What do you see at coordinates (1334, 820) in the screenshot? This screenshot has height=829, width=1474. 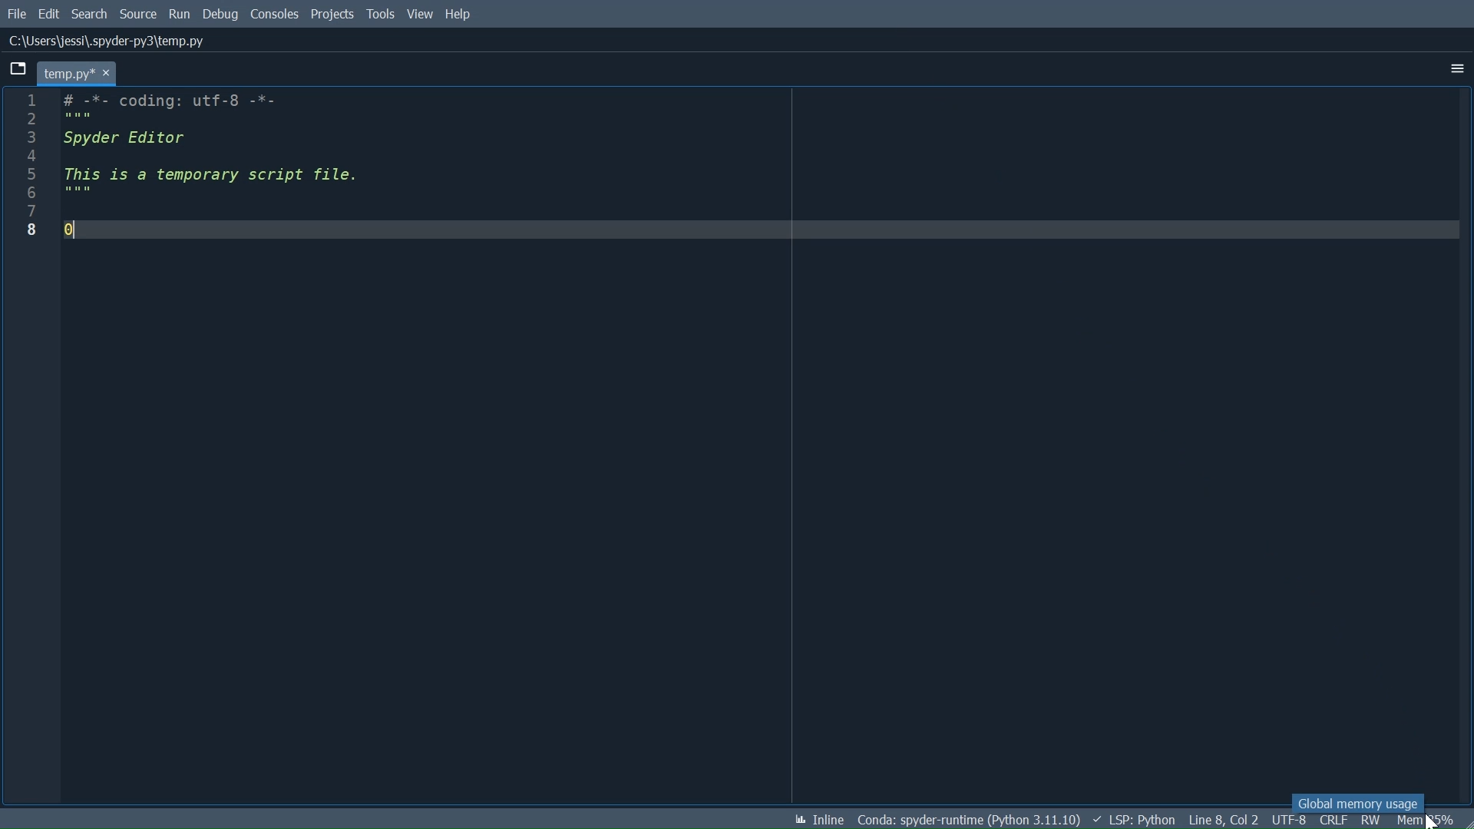 I see `File EQL Status` at bounding box center [1334, 820].